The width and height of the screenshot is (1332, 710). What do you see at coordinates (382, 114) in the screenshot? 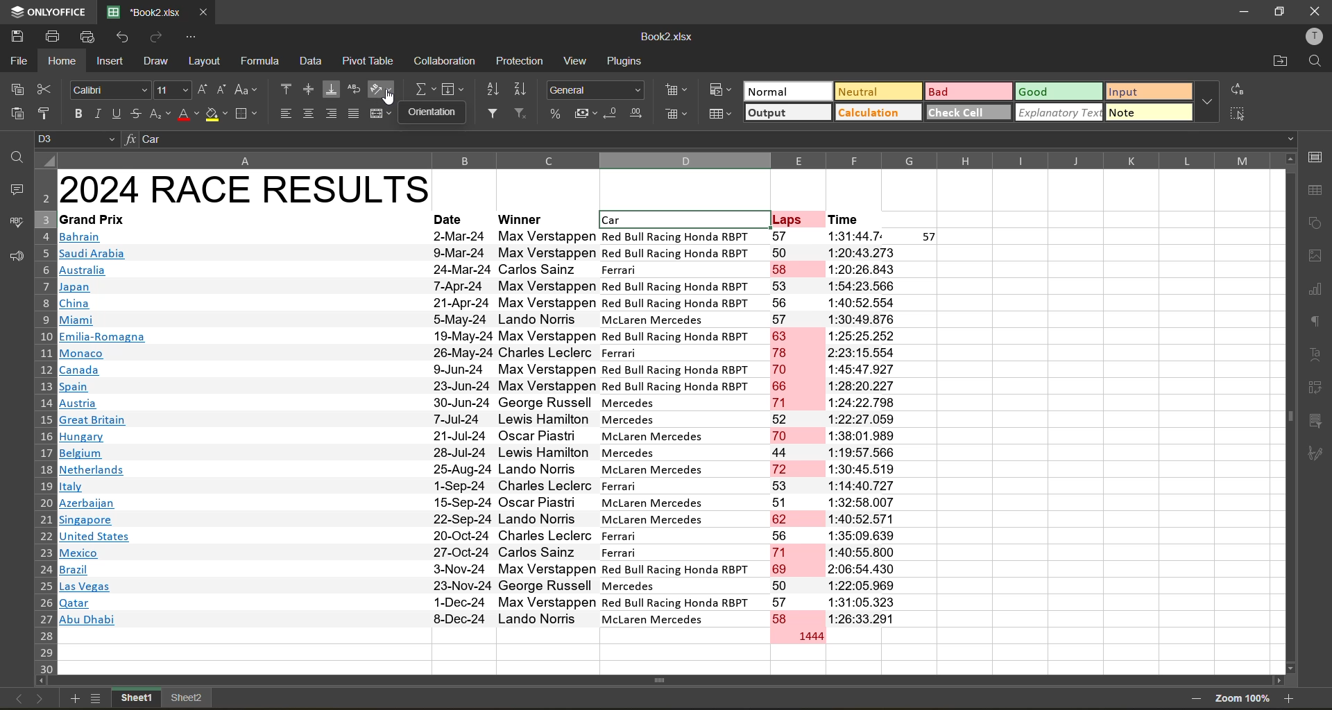
I see `merge and center` at bounding box center [382, 114].